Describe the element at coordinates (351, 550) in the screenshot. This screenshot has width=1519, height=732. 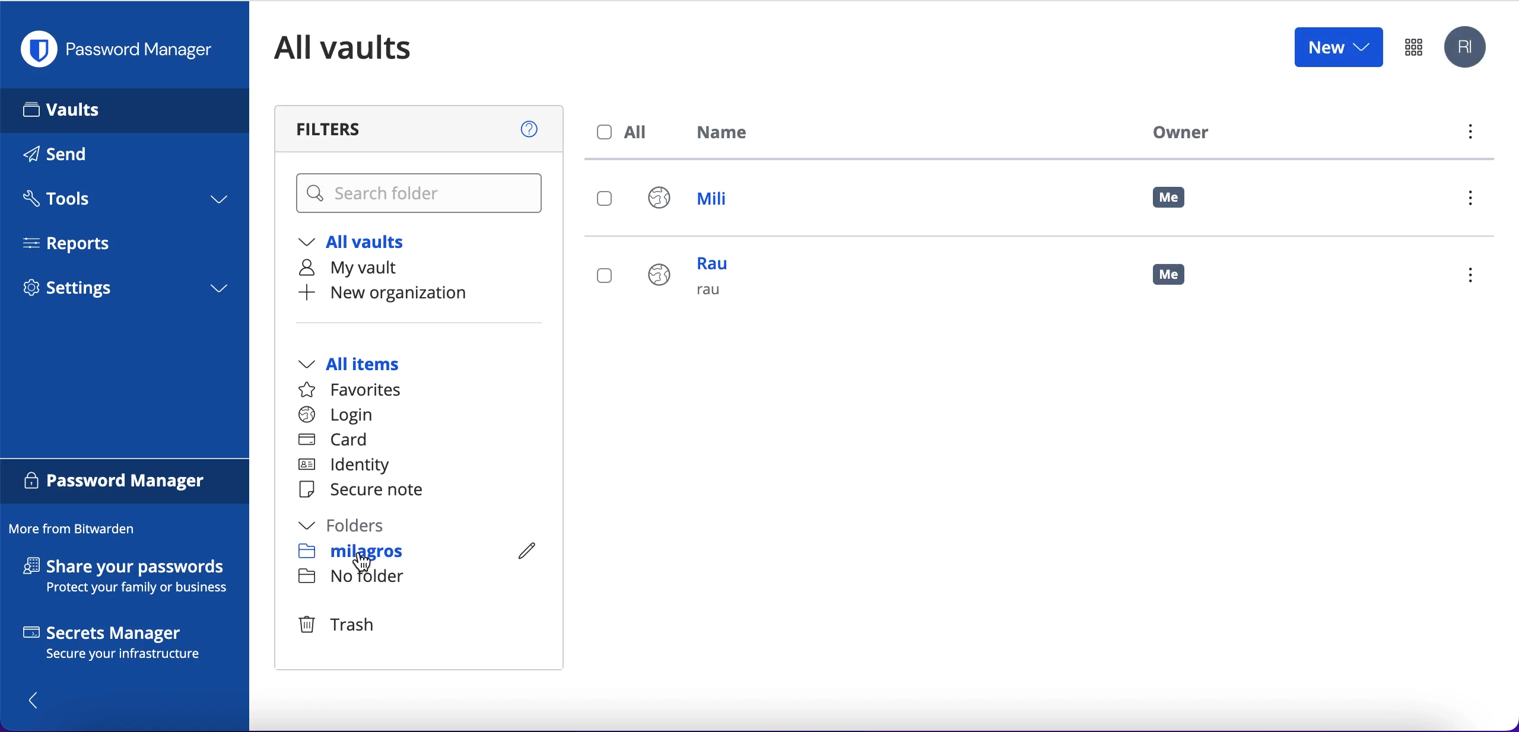
I see `no folder` at that location.